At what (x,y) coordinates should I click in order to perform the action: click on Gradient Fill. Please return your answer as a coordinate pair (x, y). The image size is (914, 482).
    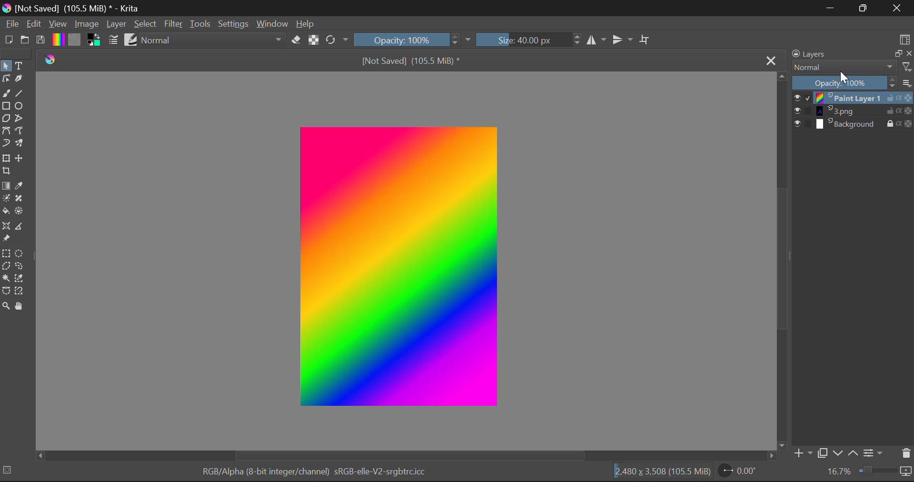
    Looking at the image, I should click on (7, 186).